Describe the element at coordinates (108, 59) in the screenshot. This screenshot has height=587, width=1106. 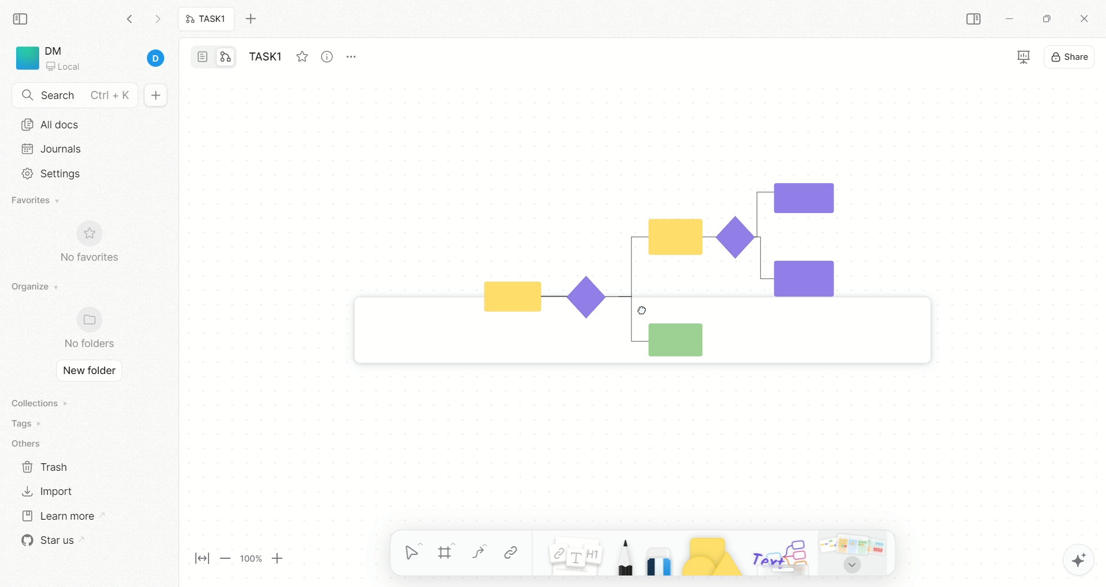
I see `account details` at that location.